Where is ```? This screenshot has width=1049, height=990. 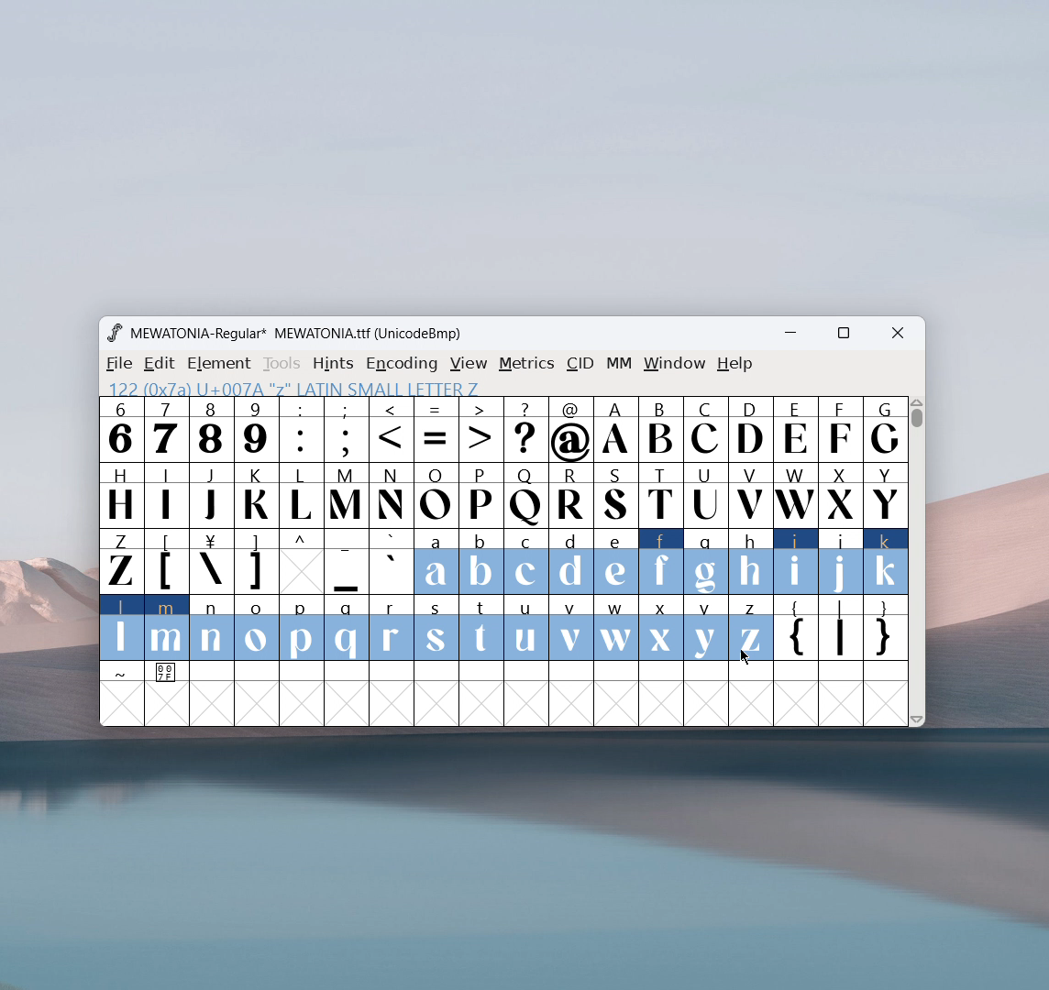 ` is located at coordinates (391, 562).